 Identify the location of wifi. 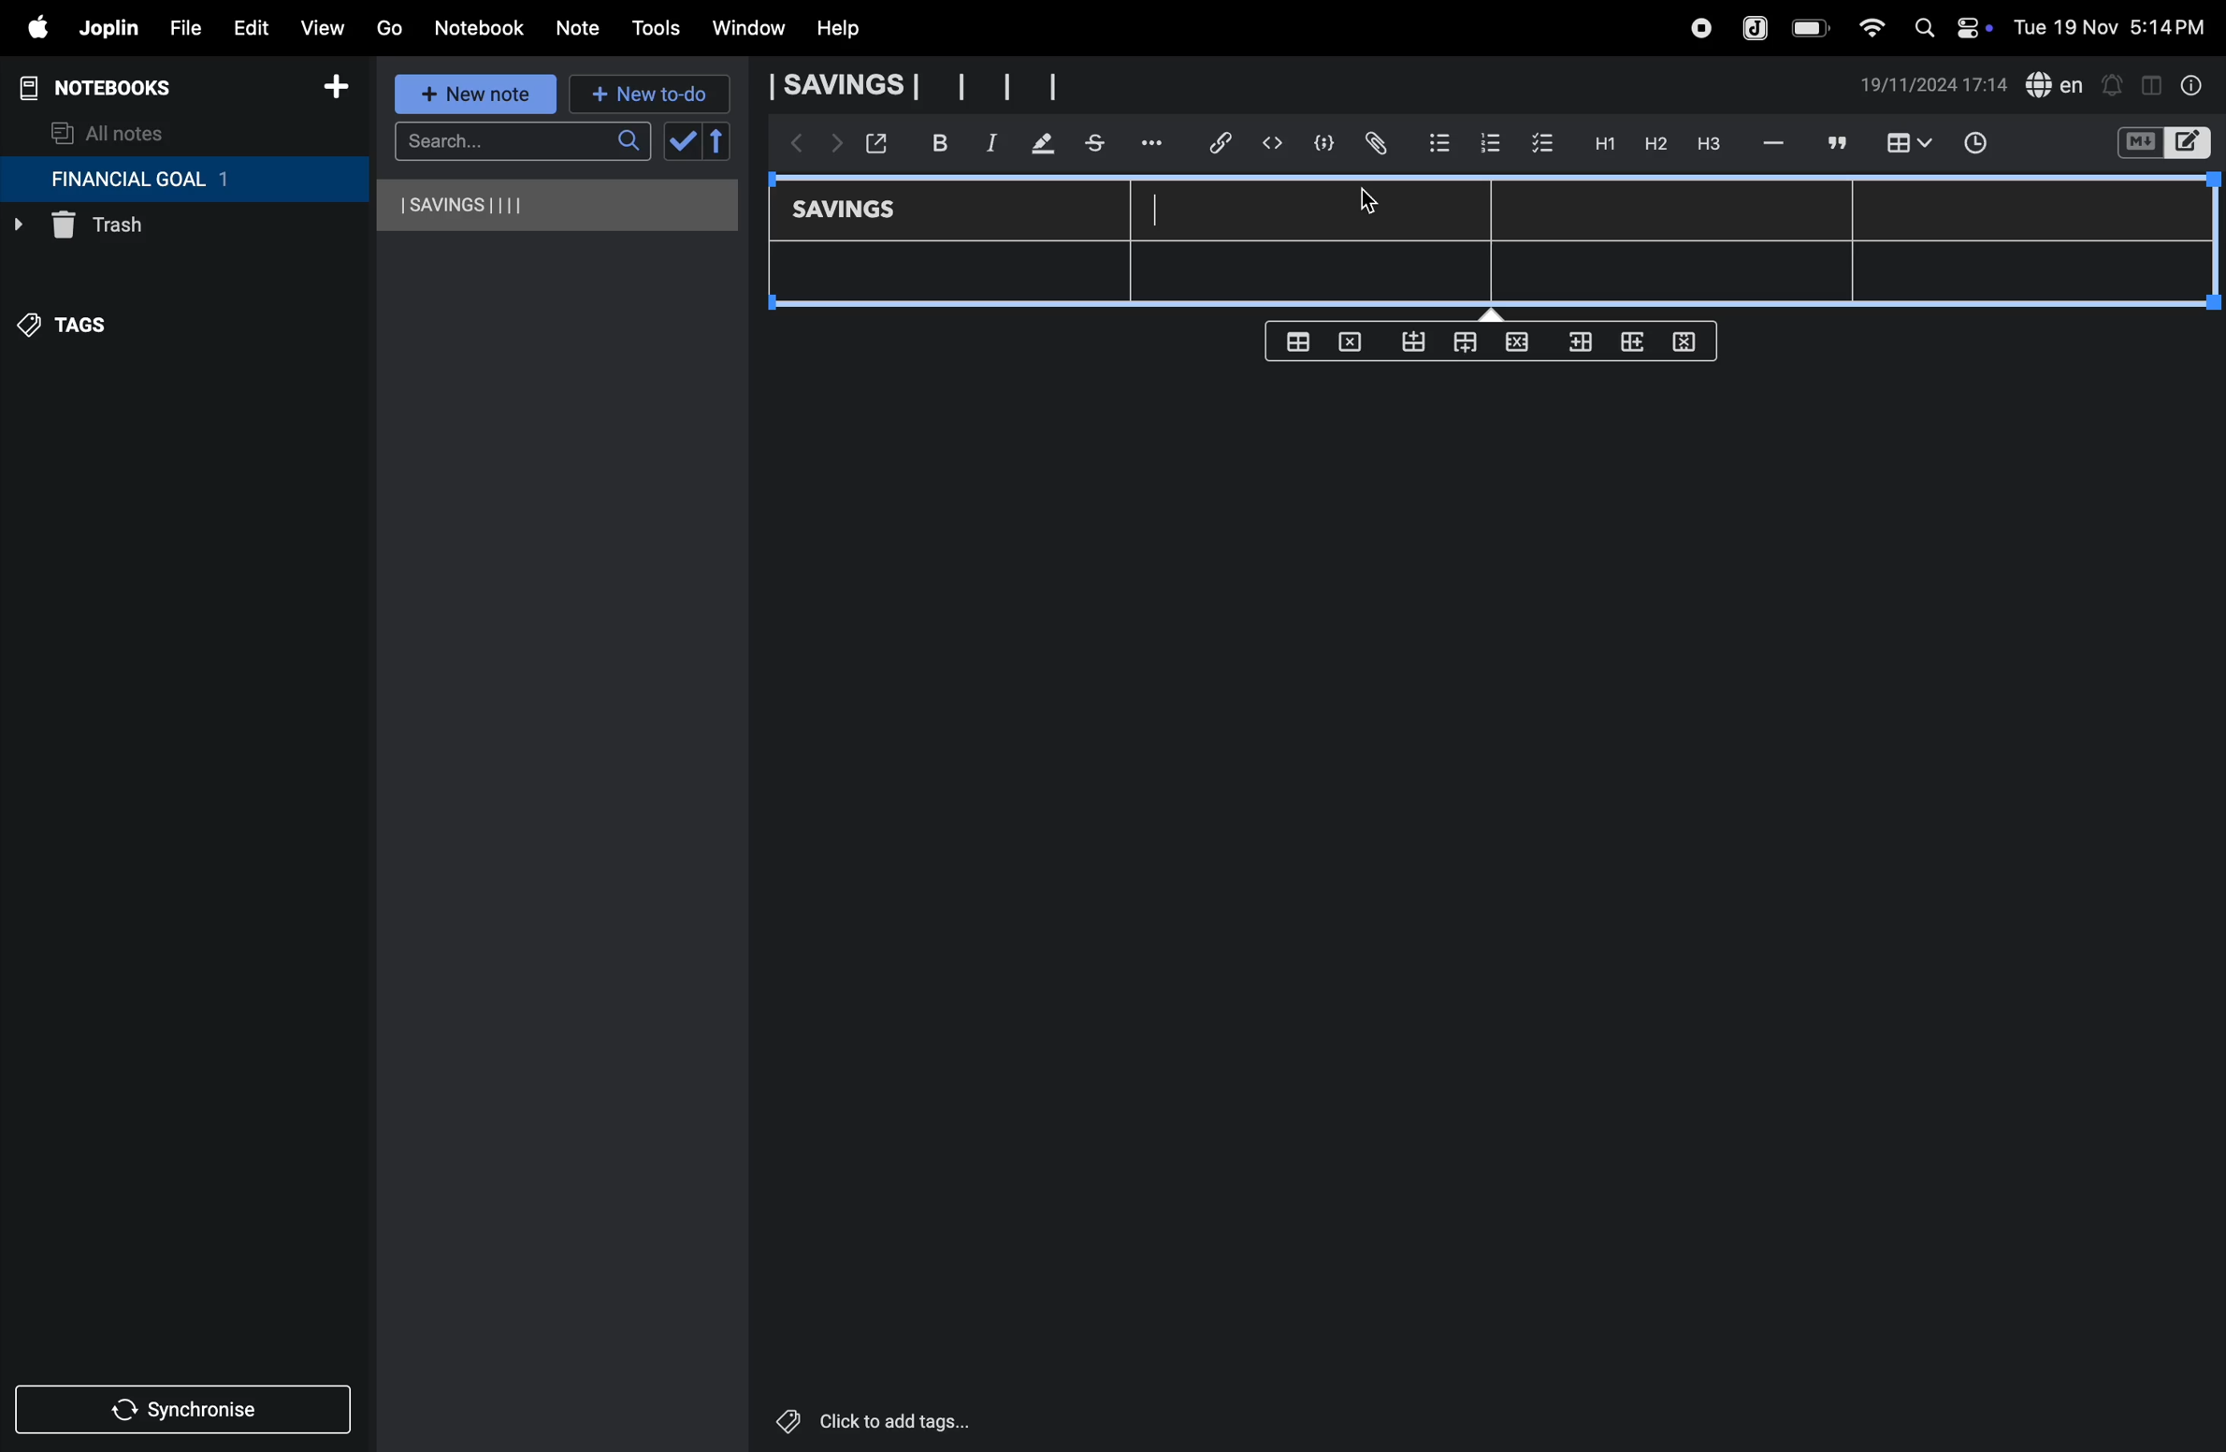
(1866, 27).